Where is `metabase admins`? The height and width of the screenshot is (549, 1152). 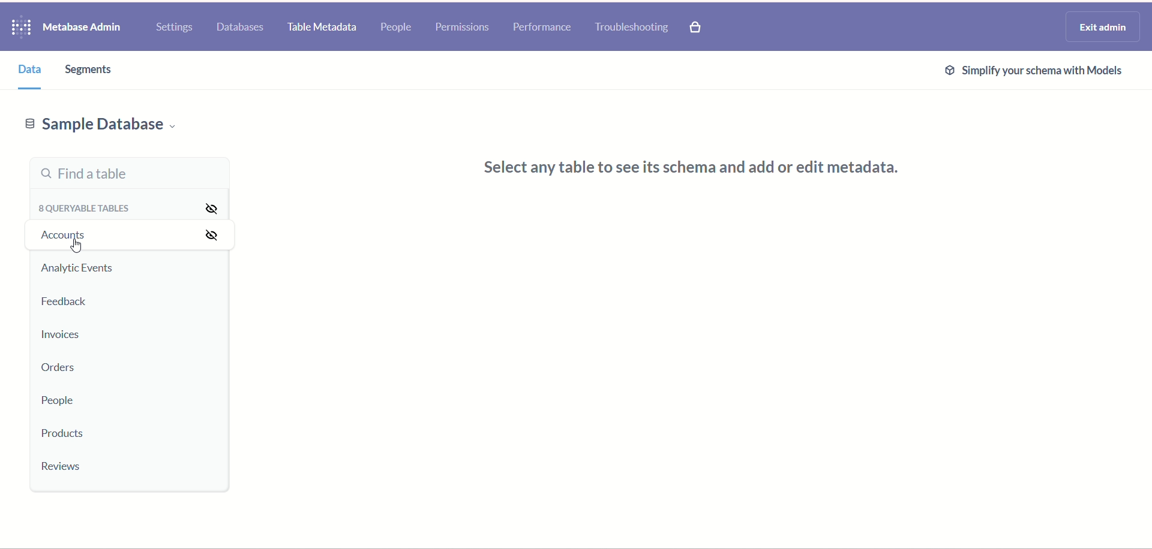
metabase admins is located at coordinates (82, 28).